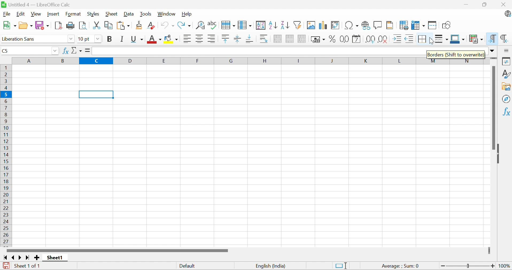 This screenshot has height=270, width=512. I want to click on Font size, so click(84, 39).